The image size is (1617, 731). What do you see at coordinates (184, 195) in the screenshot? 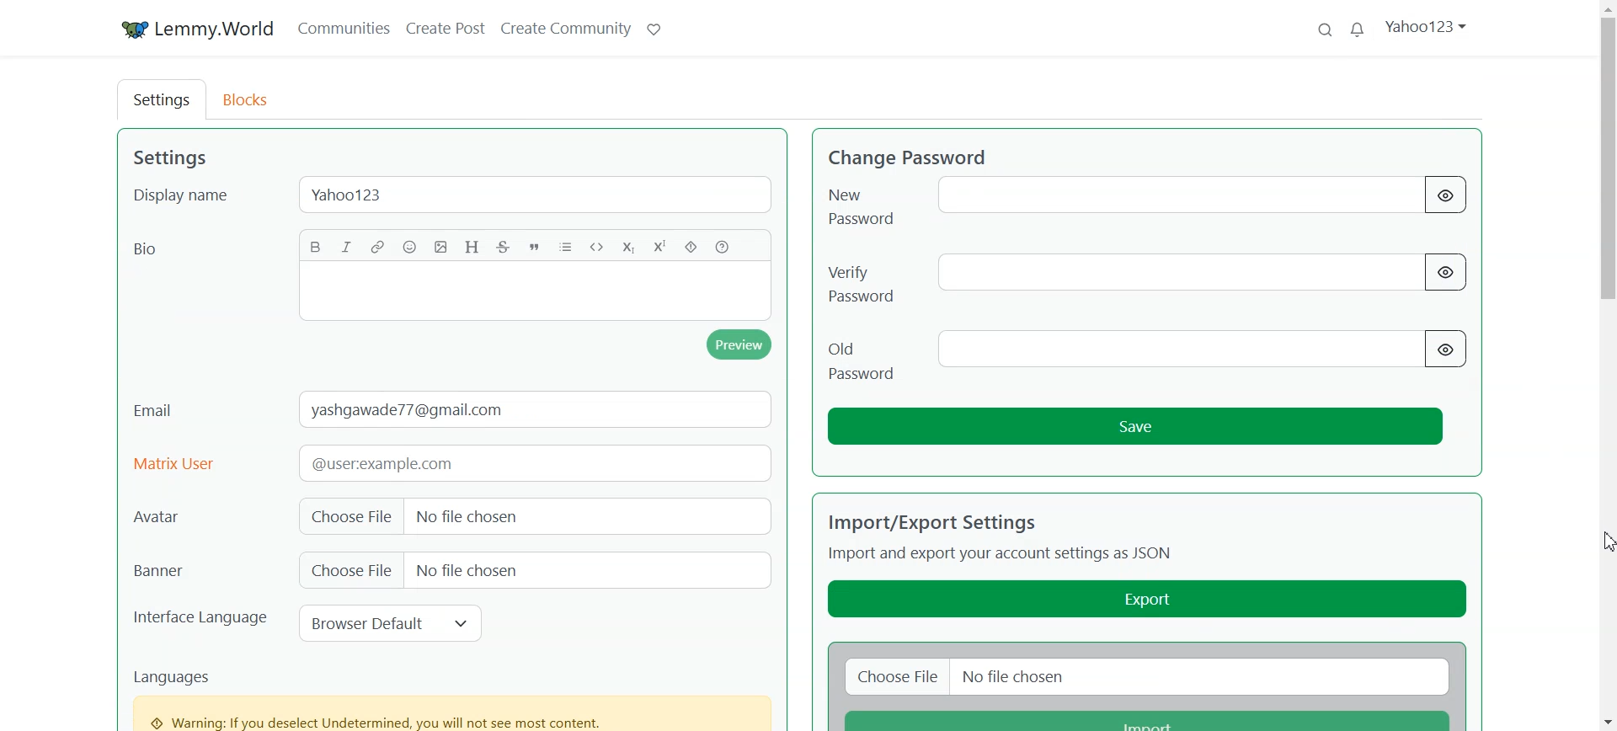
I see `Display name` at bounding box center [184, 195].